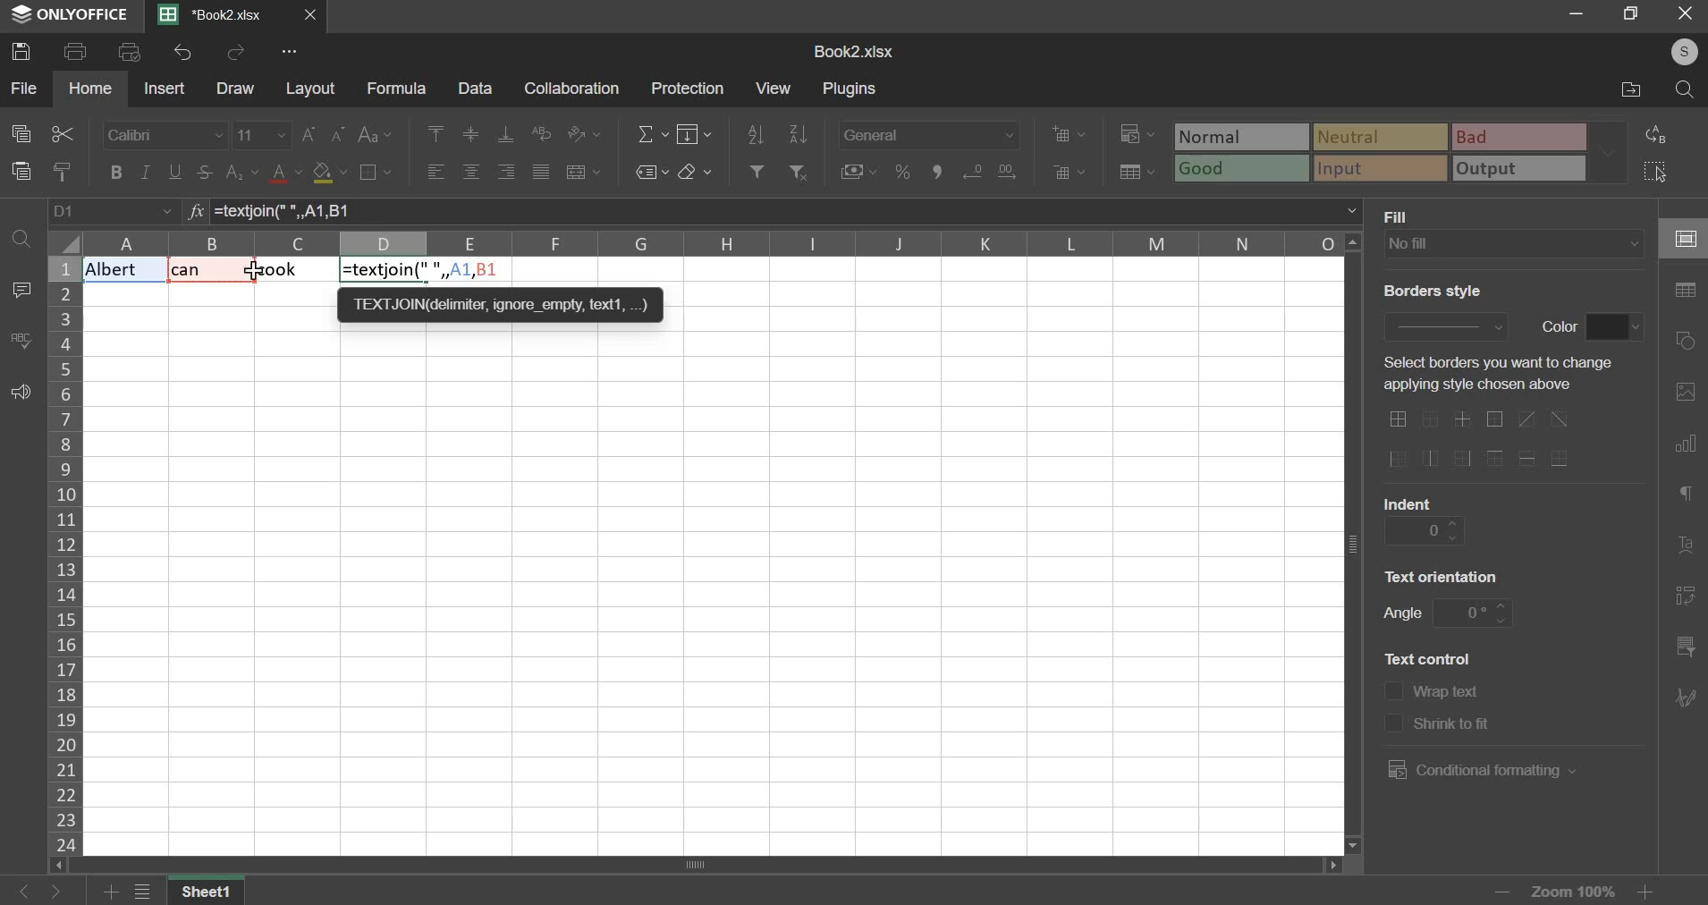 The height and width of the screenshot is (905, 1708). What do you see at coordinates (1478, 770) in the screenshot?
I see `conditional formatting` at bounding box center [1478, 770].